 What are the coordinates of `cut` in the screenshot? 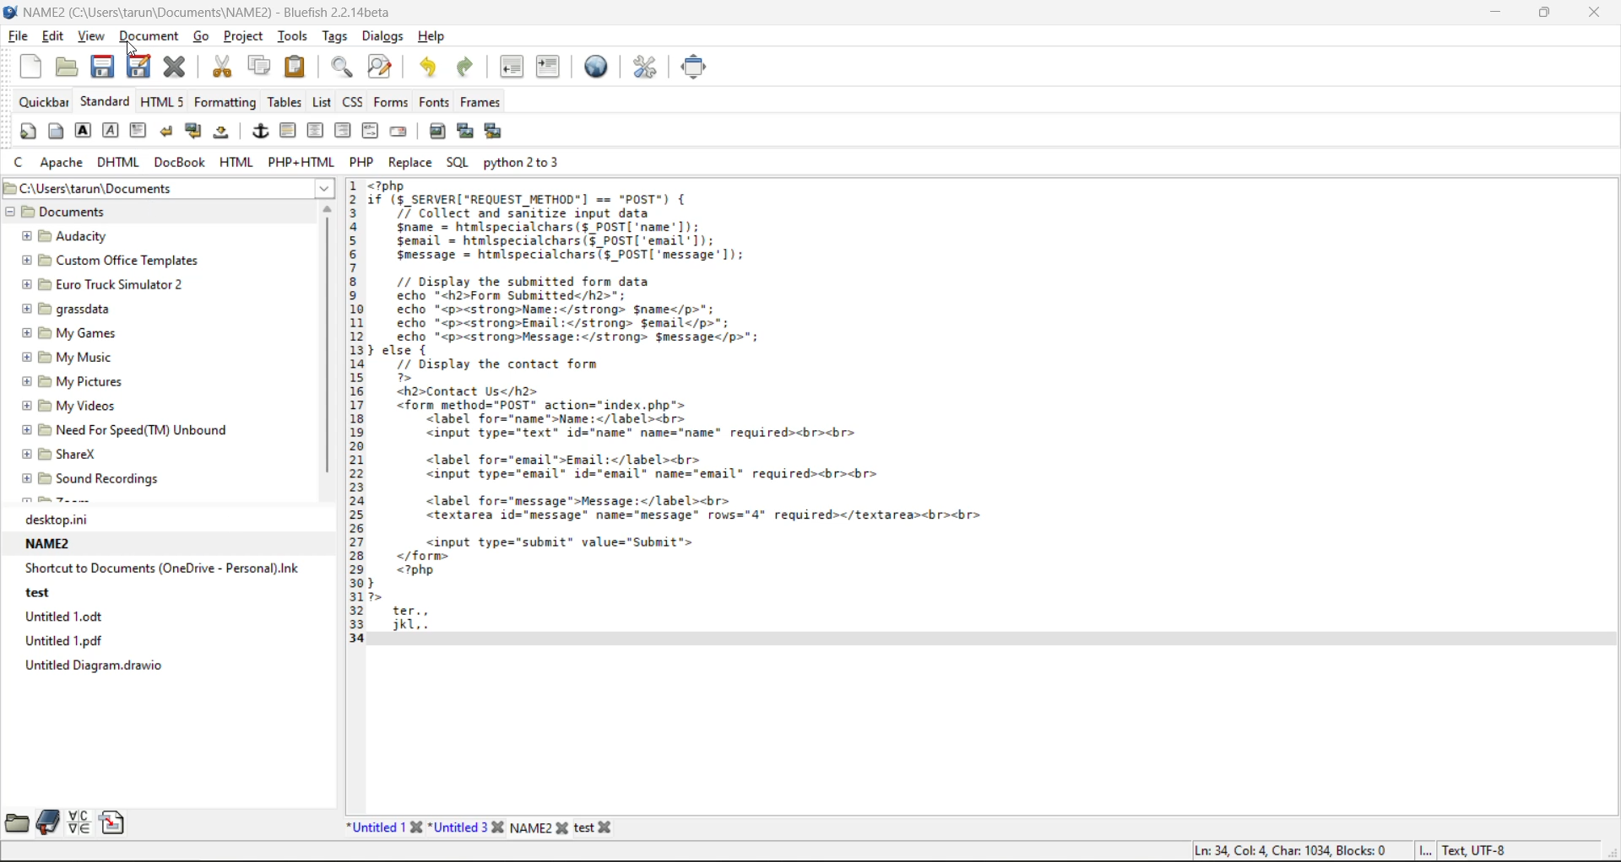 It's located at (225, 66).